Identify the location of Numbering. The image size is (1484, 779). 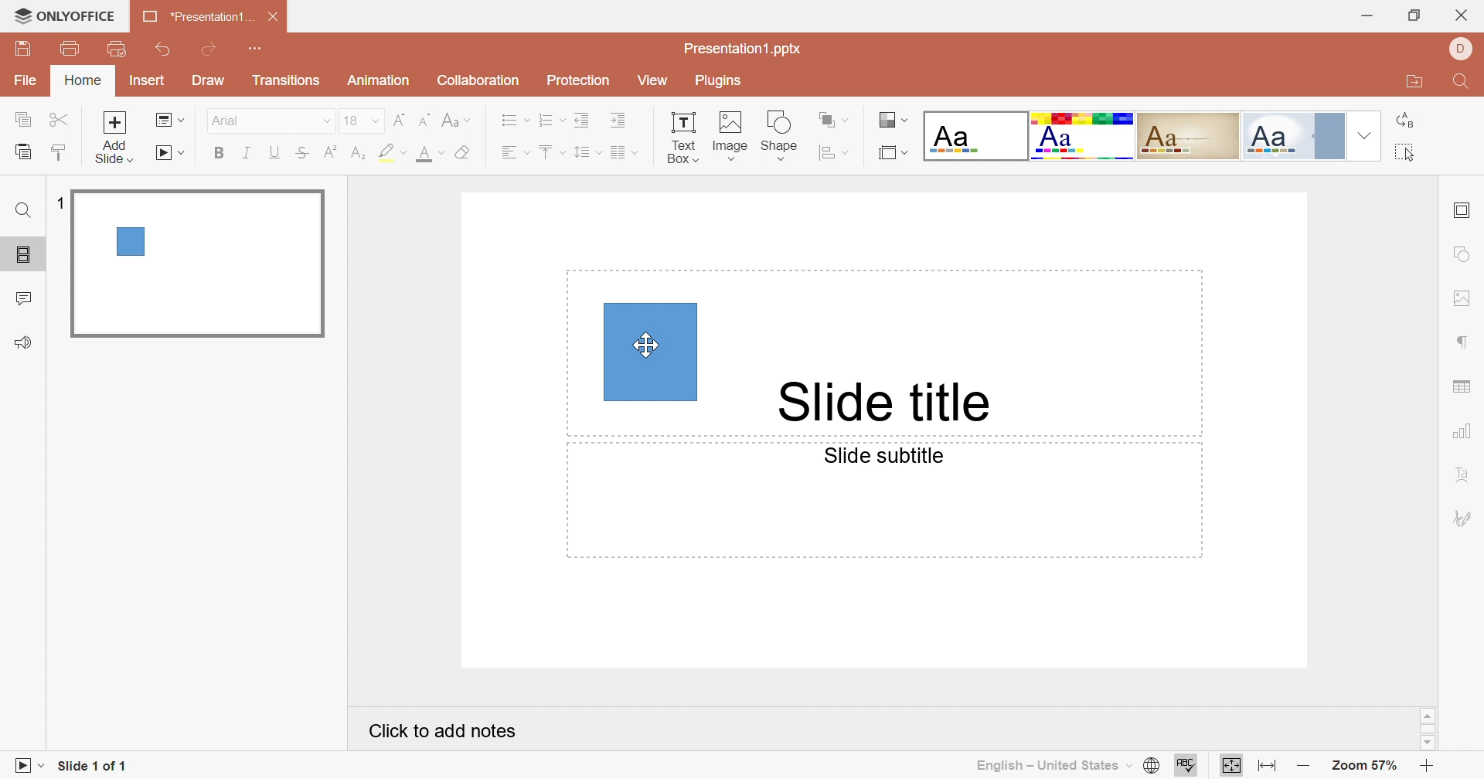
(554, 123).